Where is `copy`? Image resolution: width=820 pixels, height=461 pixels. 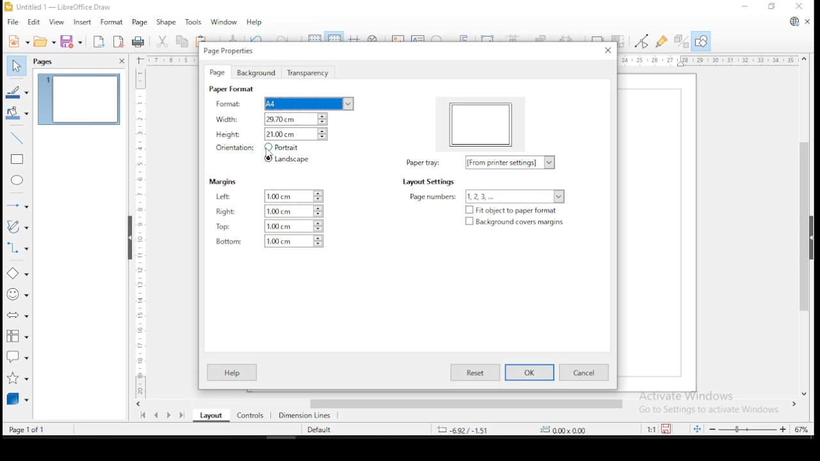 copy is located at coordinates (181, 43).